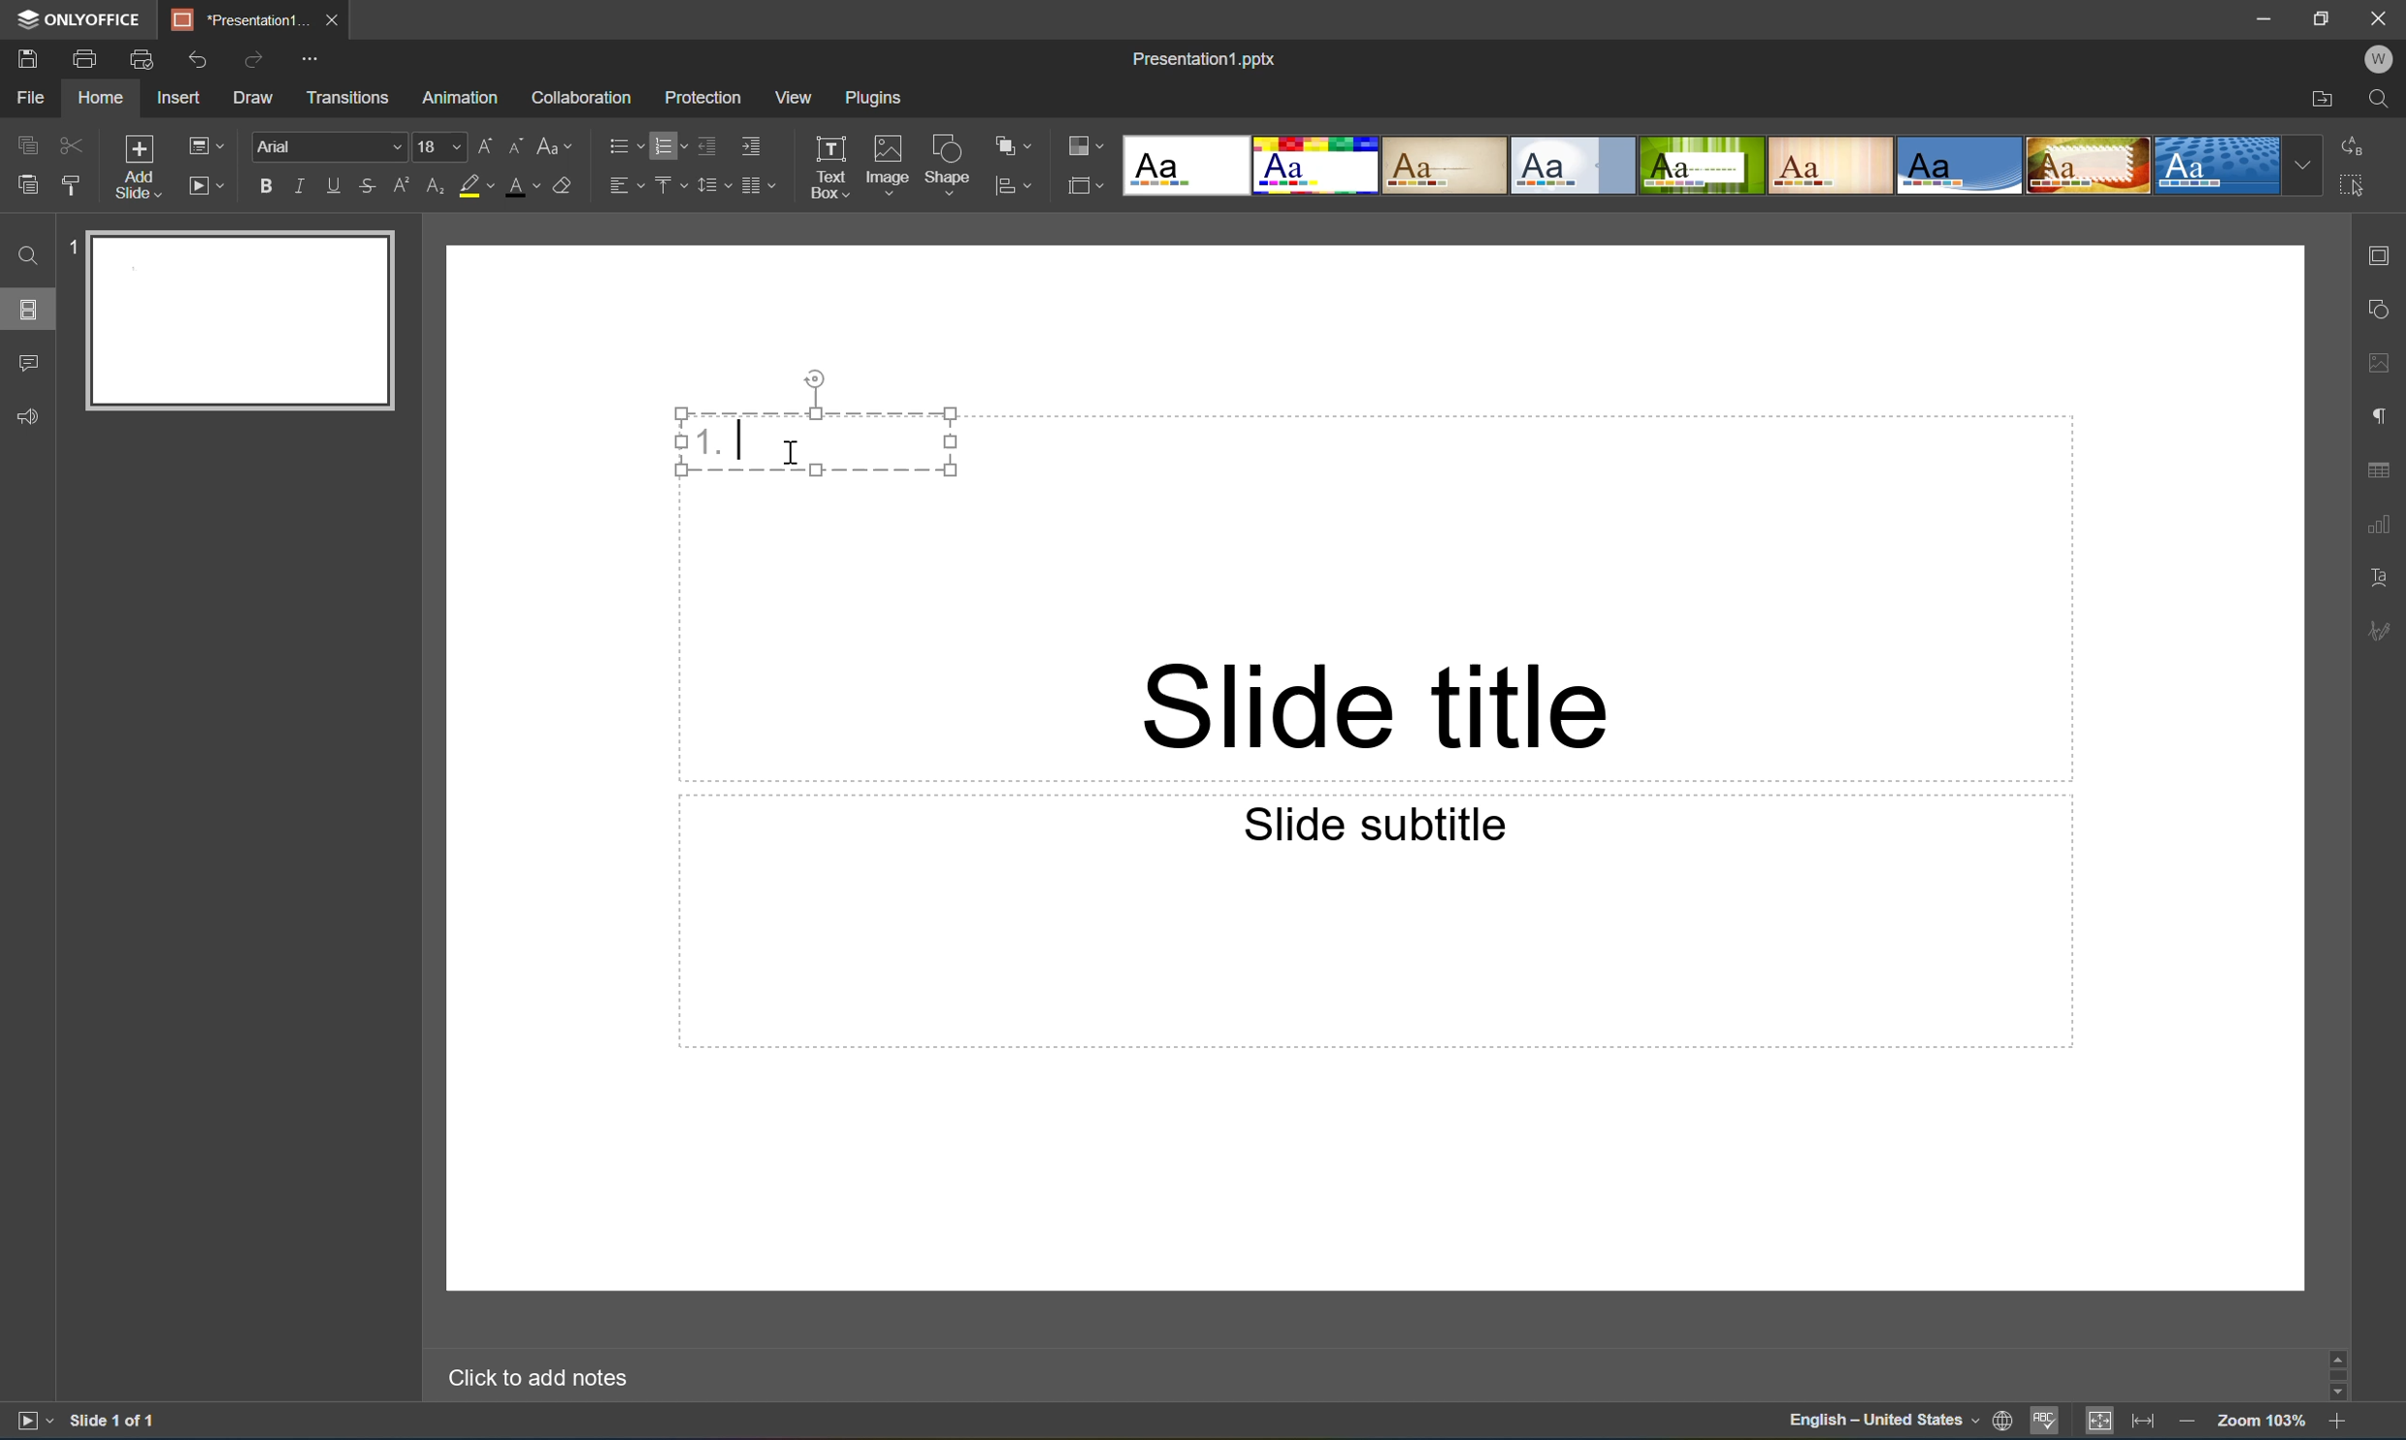 The height and width of the screenshot is (1440, 2406). Describe the element at coordinates (2326, 17) in the screenshot. I see `Restore down` at that location.